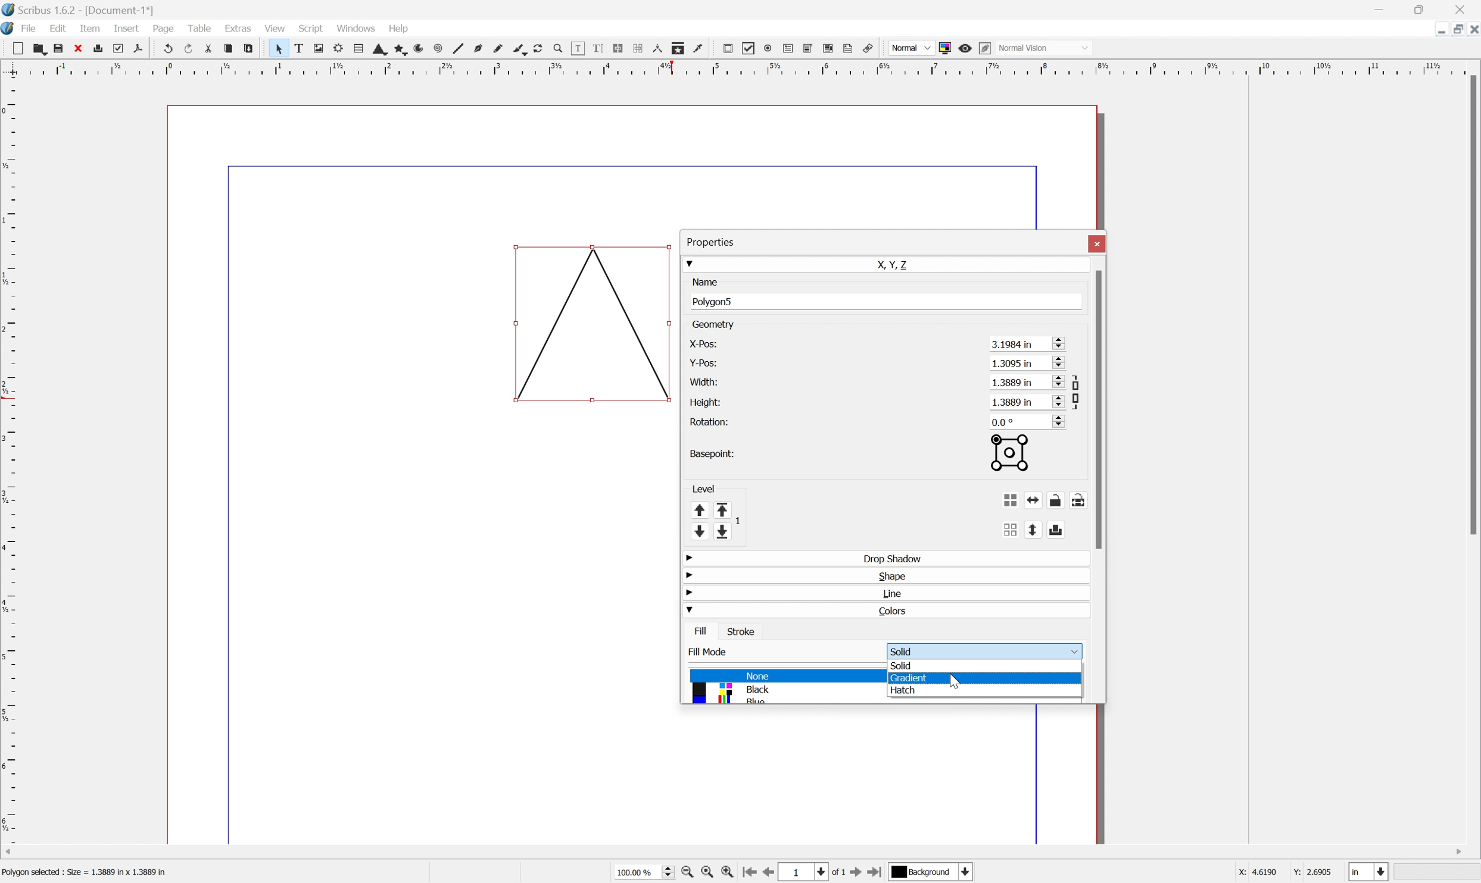  Describe the element at coordinates (227, 48) in the screenshot. I see `Copy` at that location.